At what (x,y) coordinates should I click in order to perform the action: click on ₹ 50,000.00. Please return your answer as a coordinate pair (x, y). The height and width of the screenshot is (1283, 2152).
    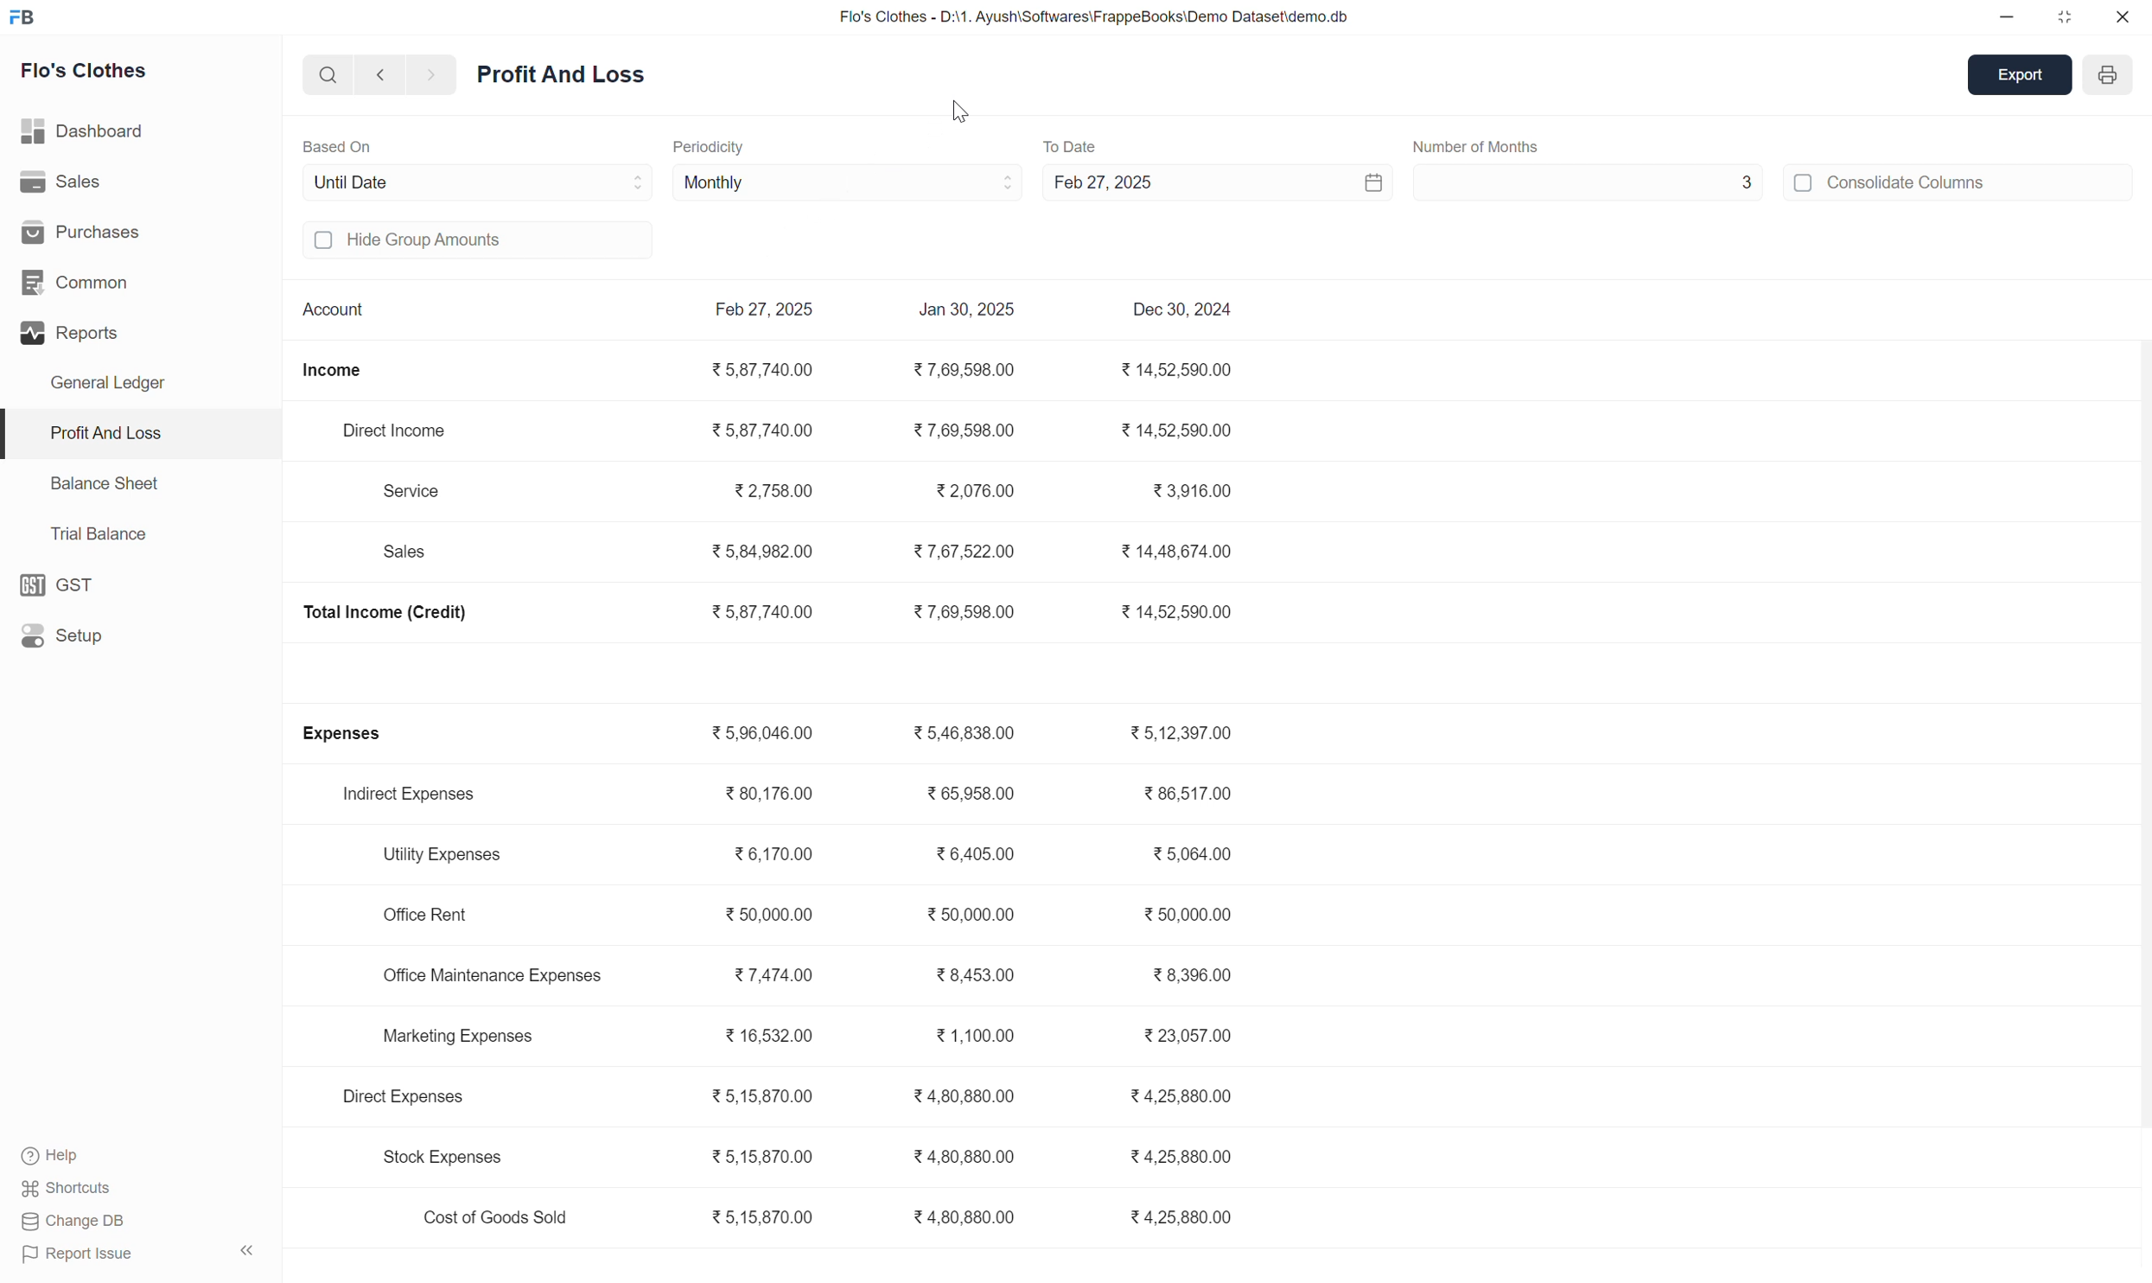
    Looking at the image, I should click on (766, 917).